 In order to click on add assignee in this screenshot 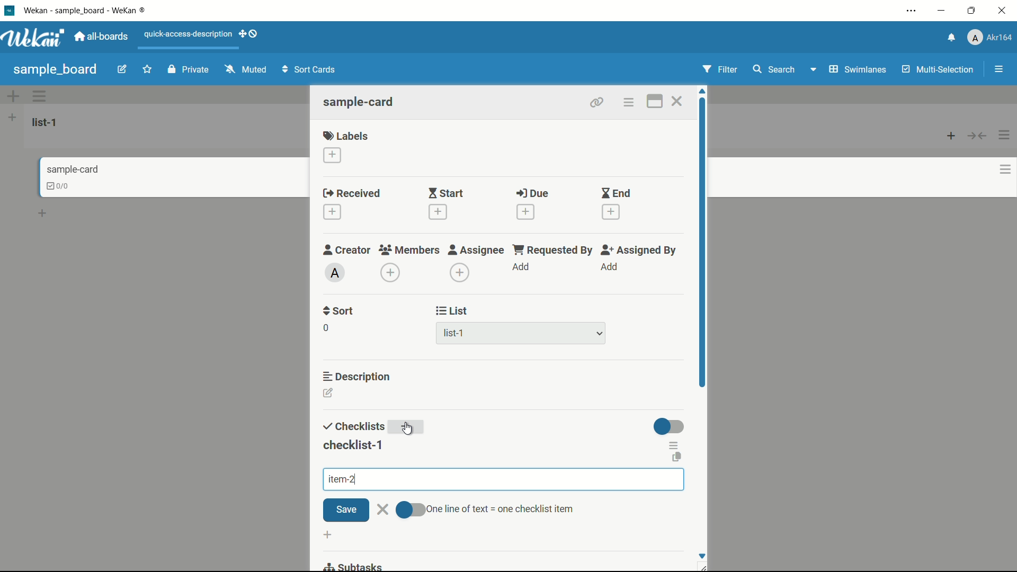, I will do `click(460, 273)`.